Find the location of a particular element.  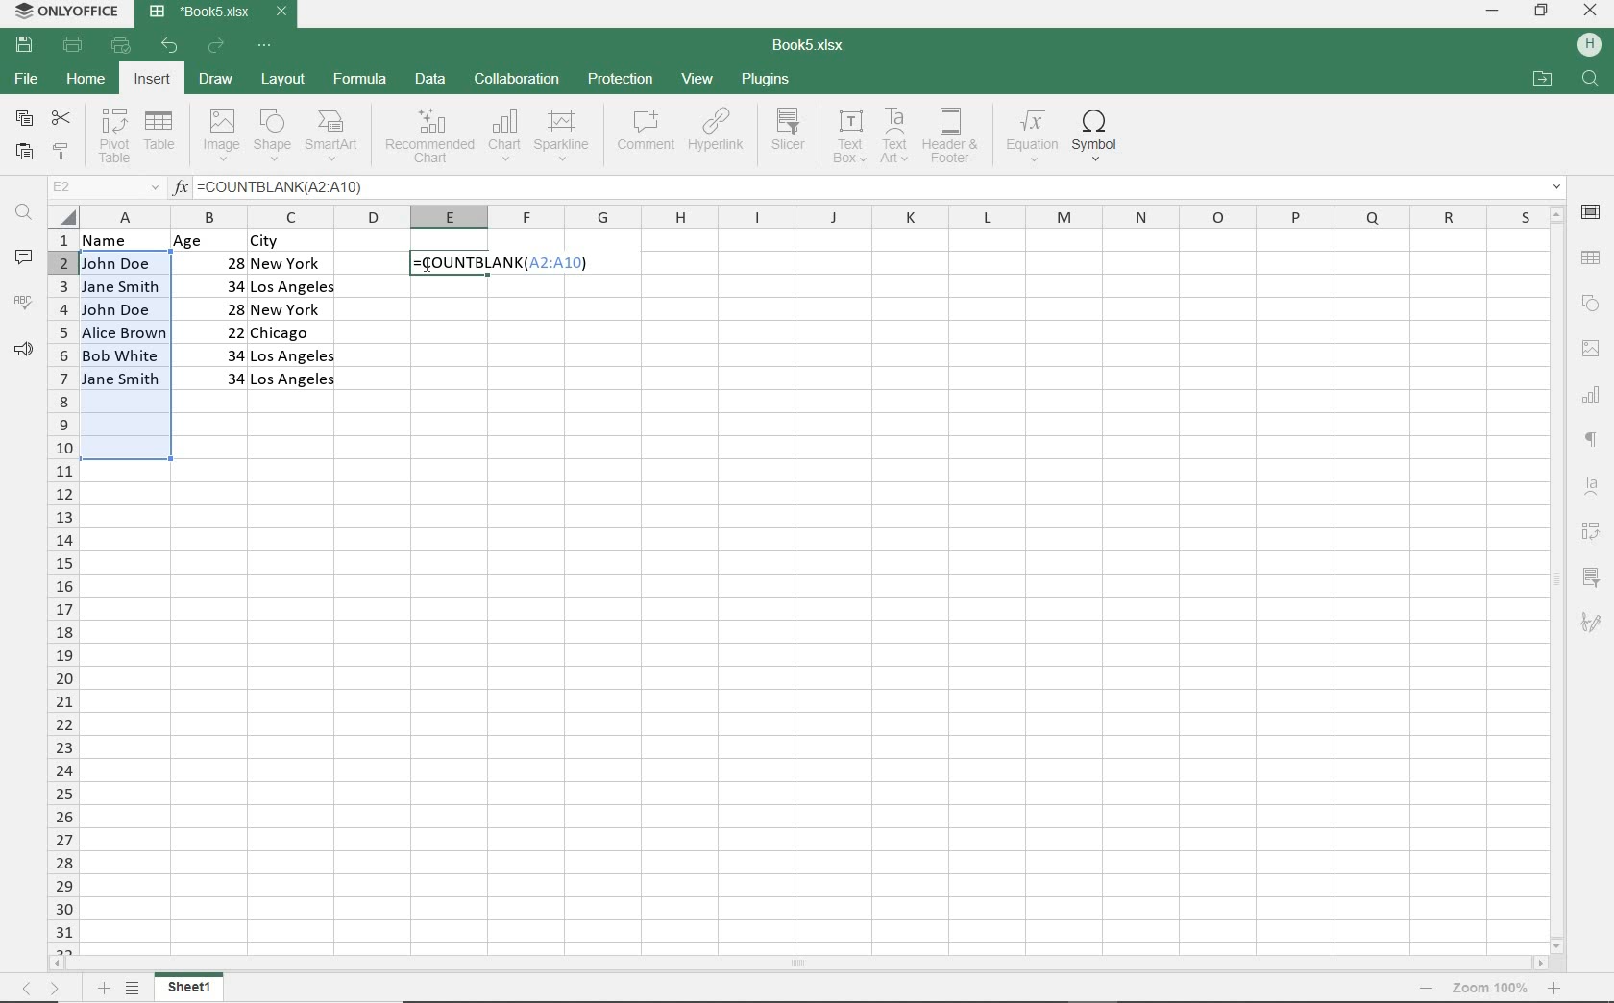

PRINT is located at coordinates (73, 46).